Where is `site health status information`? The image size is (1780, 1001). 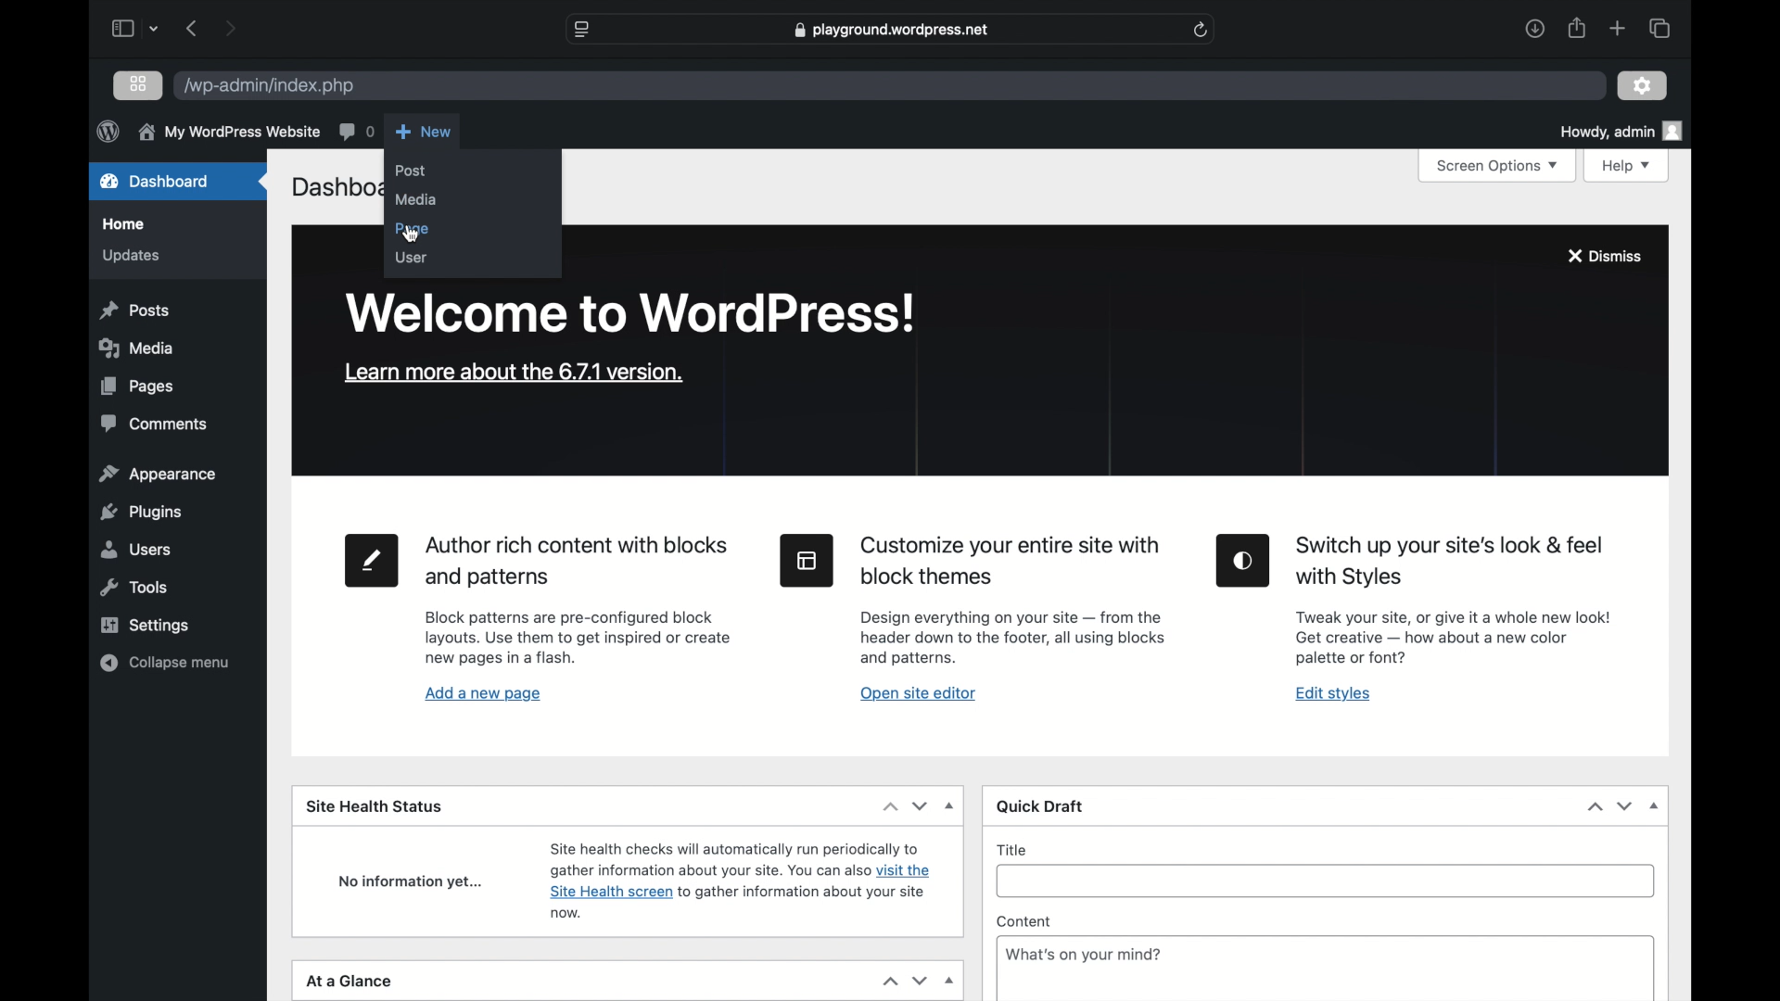 site health status information is located at coordinates (741, 880).